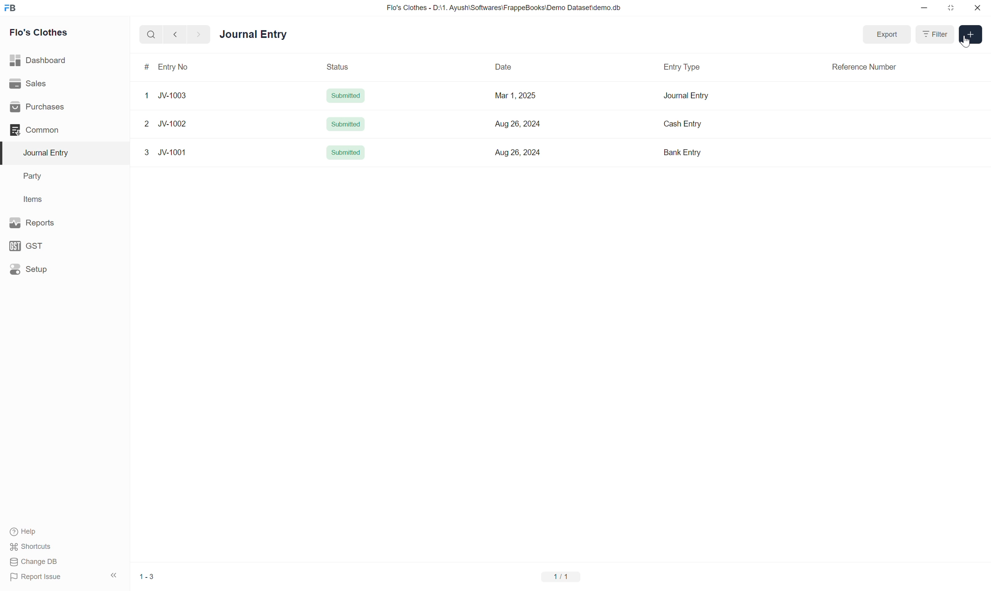 This screenshot has height=591, width=991. What do you see at coordinates (147, 577) in the screenshot?
I see `1 -3` at bounding box center [147, 577].